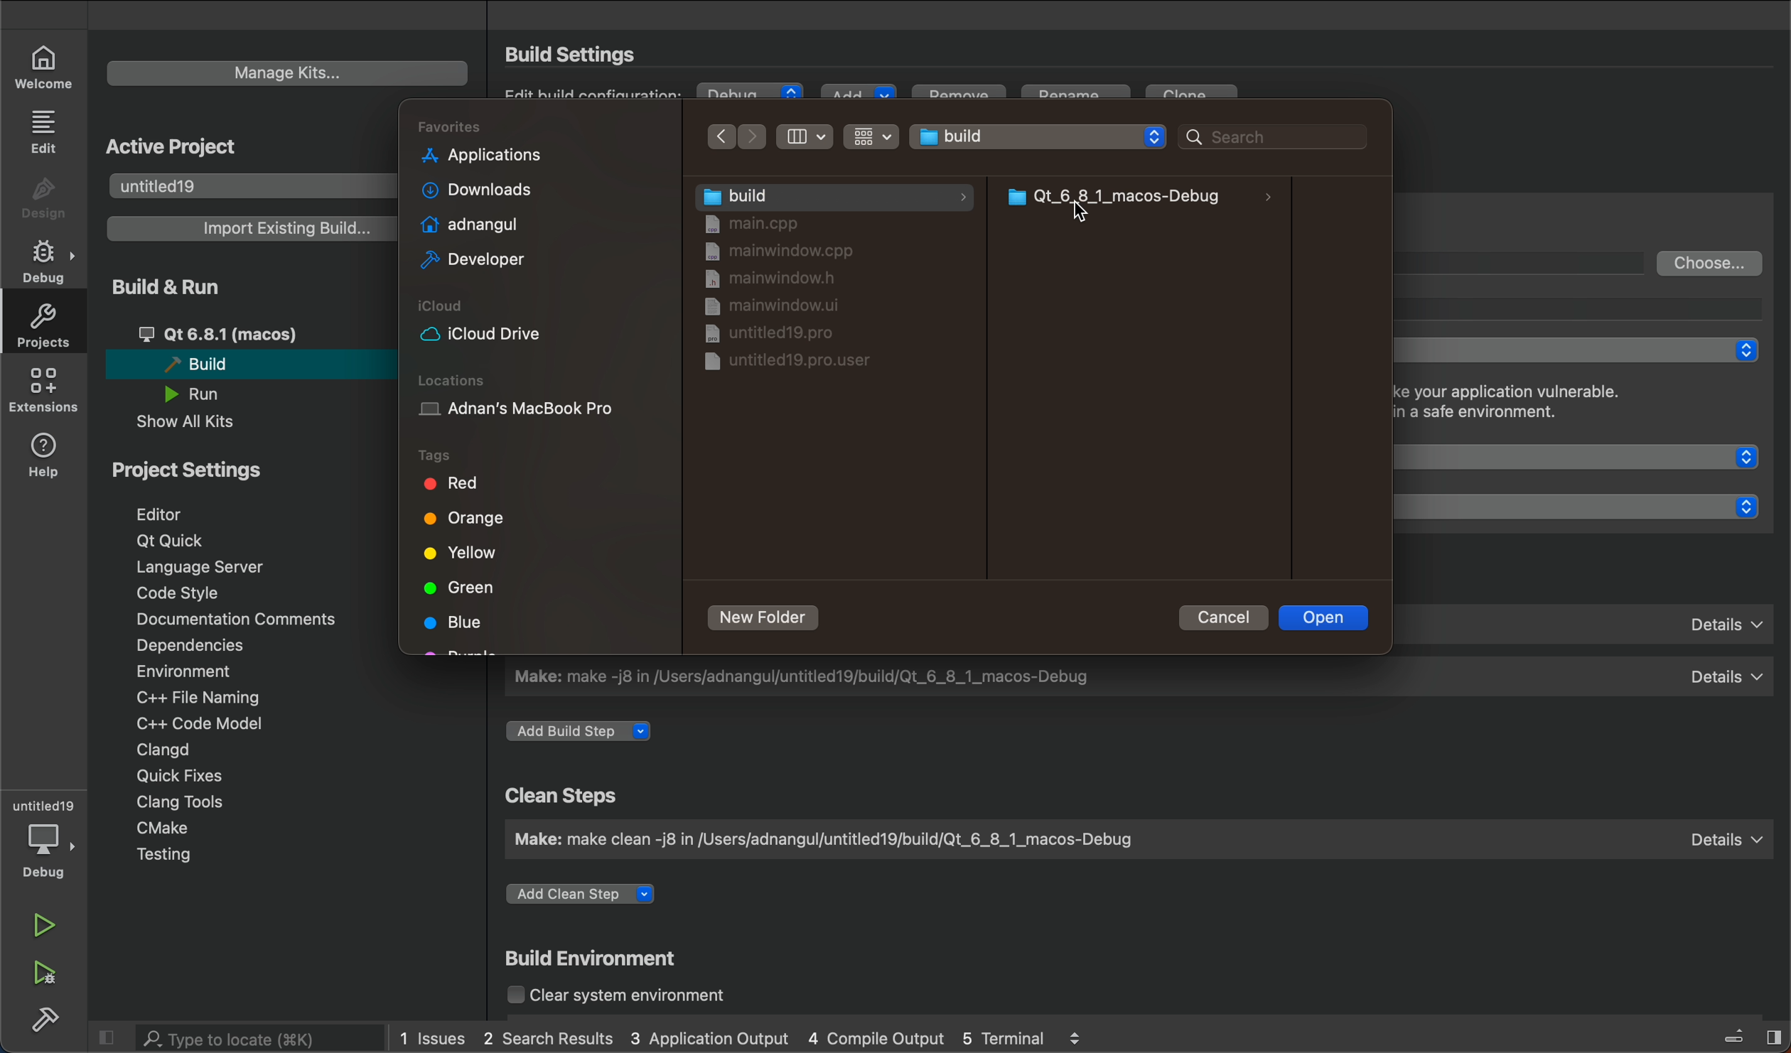 Image resolution: width=1791 pixels, height=1053 pixels. I want to click on yellow, so click(458, 552).